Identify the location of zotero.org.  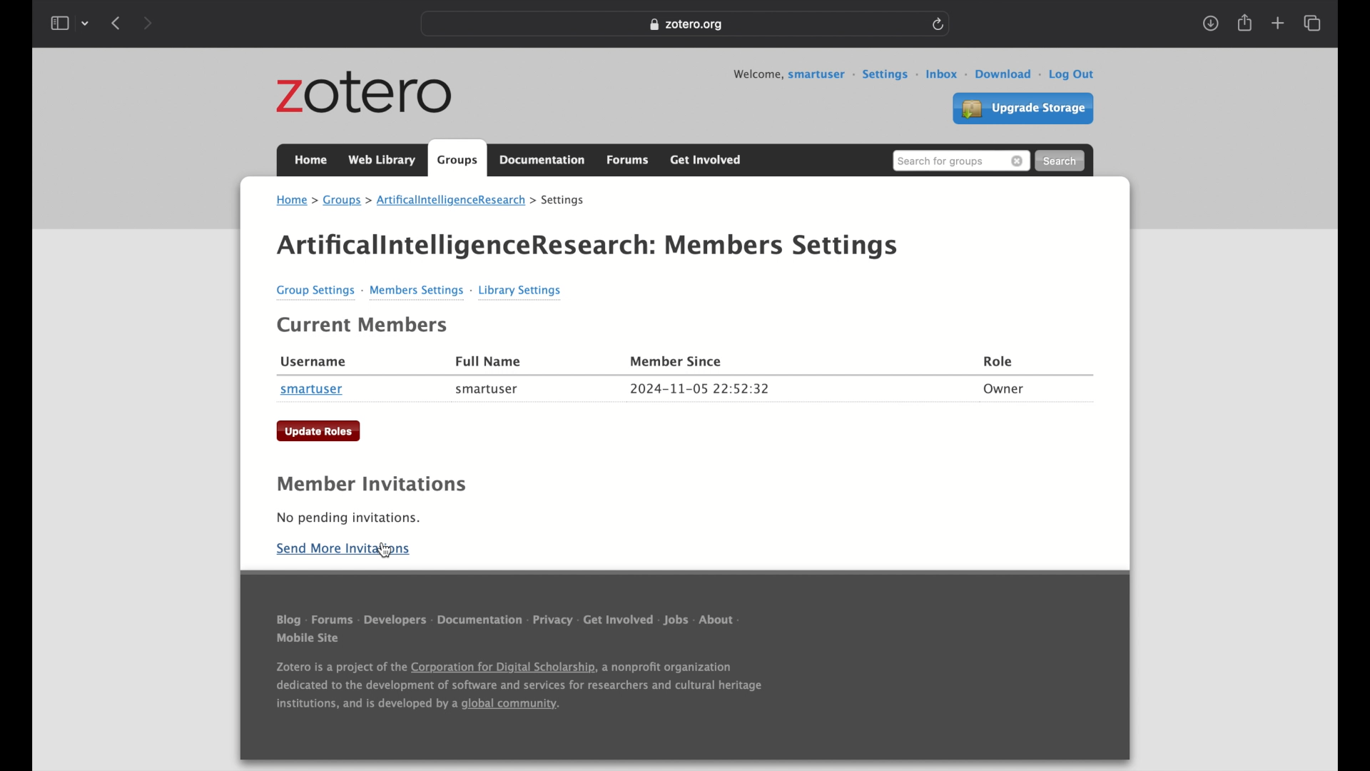
(689, 26).